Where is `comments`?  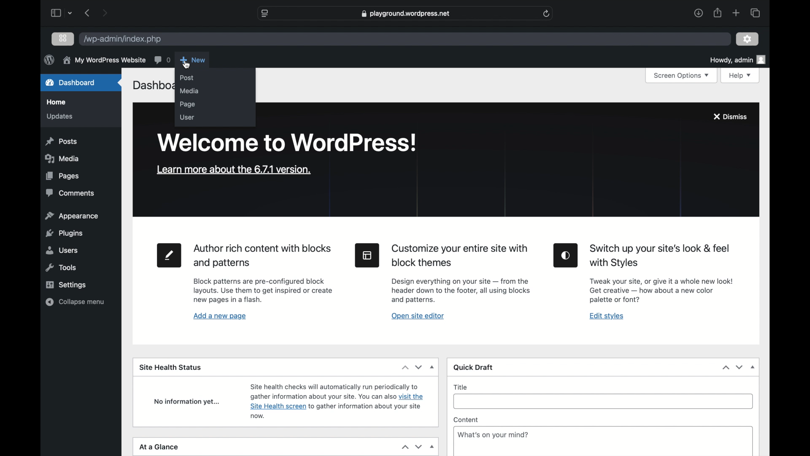
comments is located at coordinates (162, 60).